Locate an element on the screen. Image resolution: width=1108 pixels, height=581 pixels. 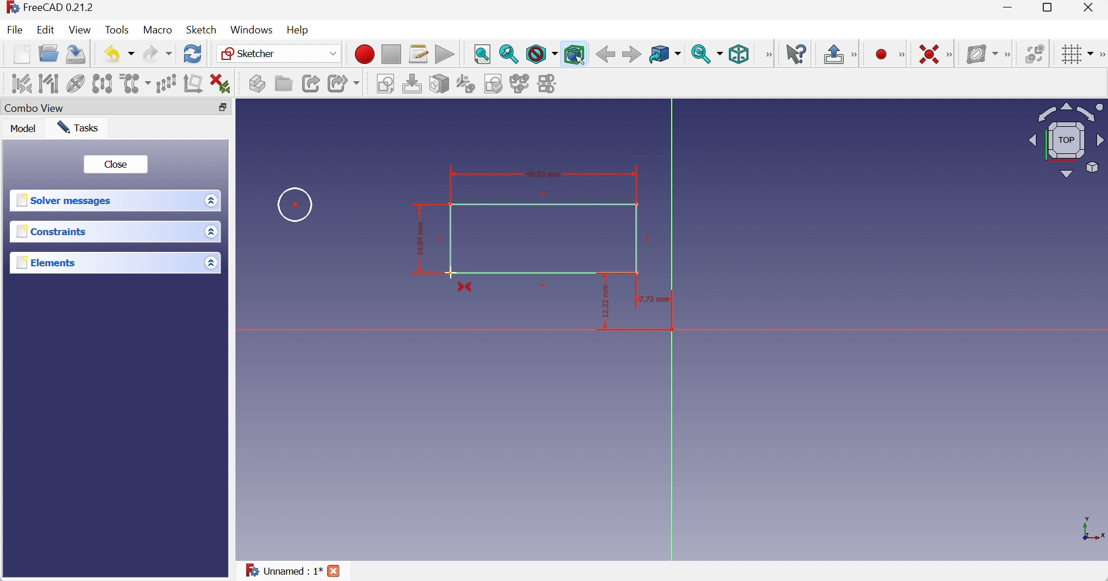
Refresh is located at coordinates (193, 53).